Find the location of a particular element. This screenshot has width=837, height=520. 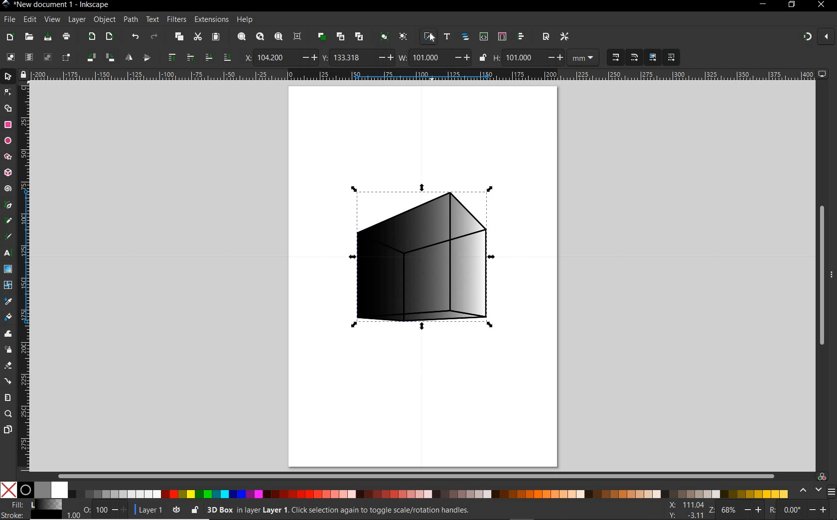

SAVE is located at coordinates (47, 38).